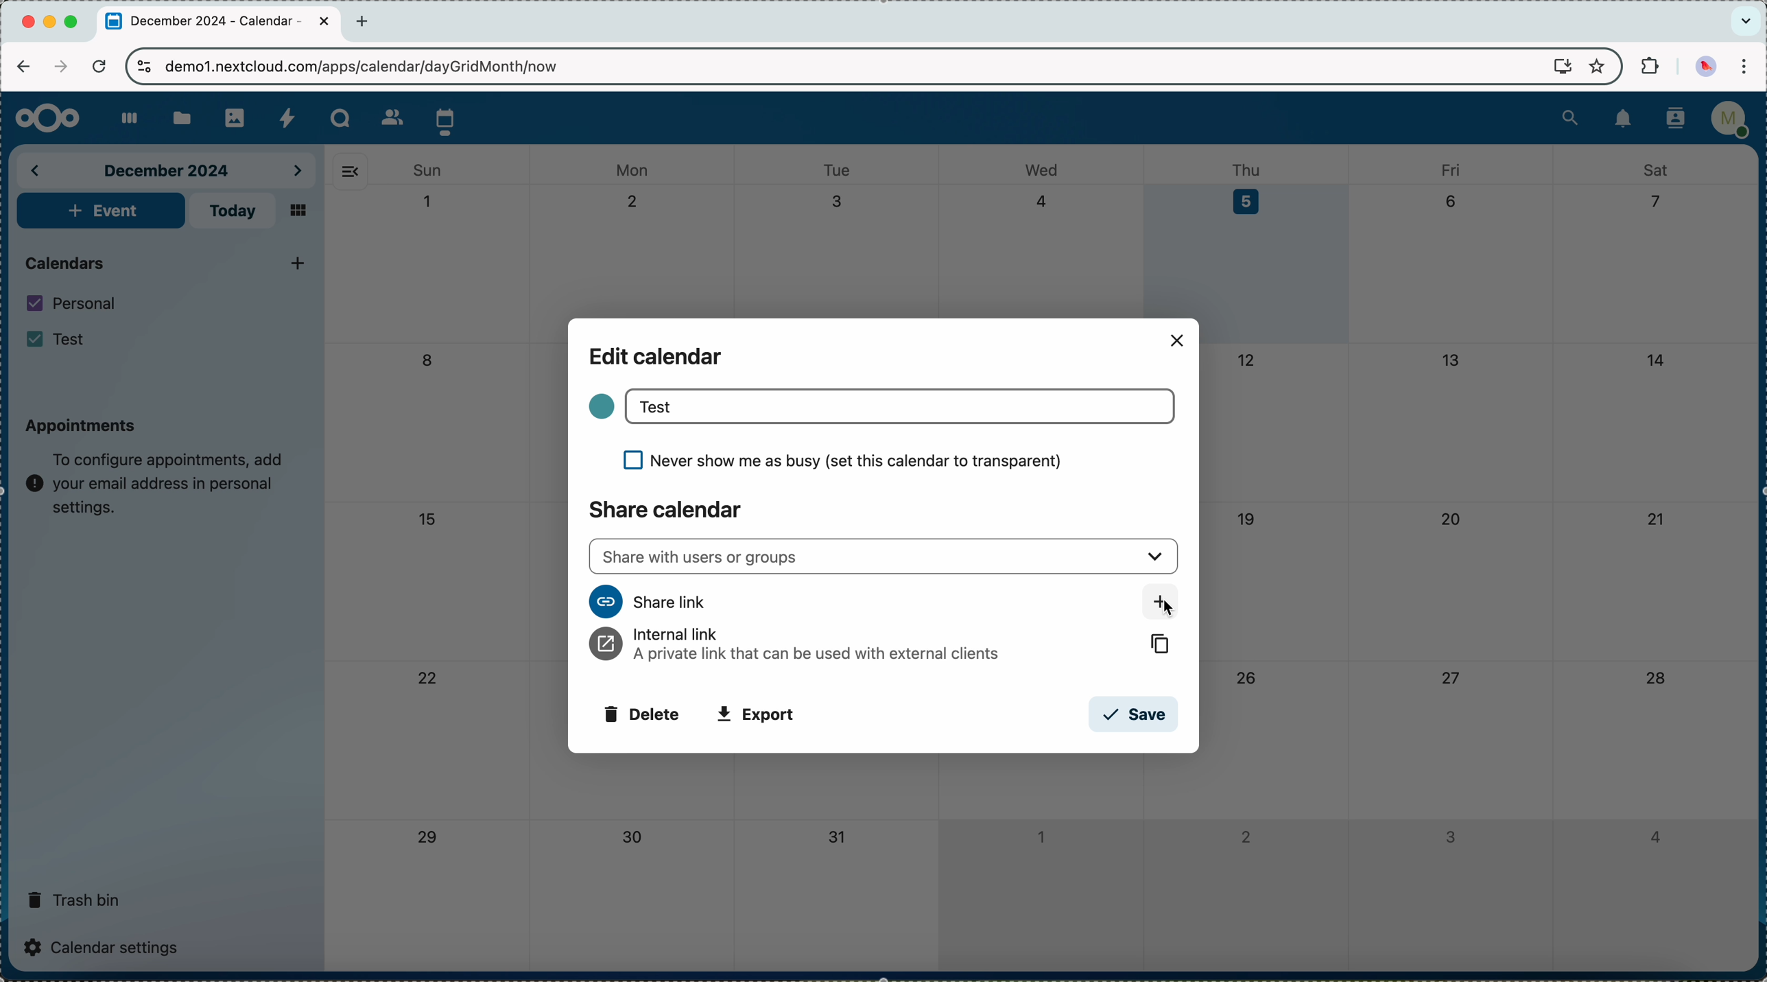 This screenshot has width=1767, height=982. I want to click on controls, so click(145, 68).